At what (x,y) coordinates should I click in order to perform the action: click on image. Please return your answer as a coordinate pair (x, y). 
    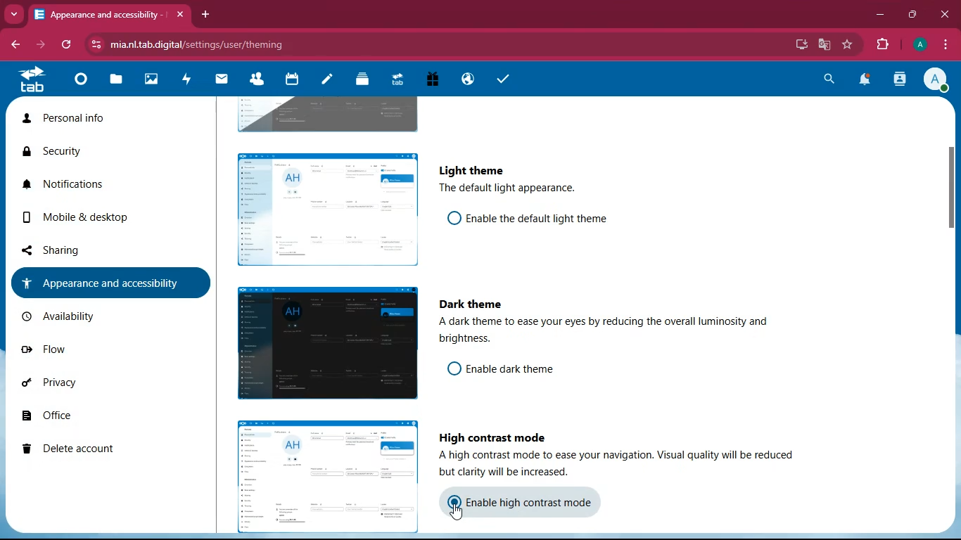
    Looking at the image, I should click on (326, 113).